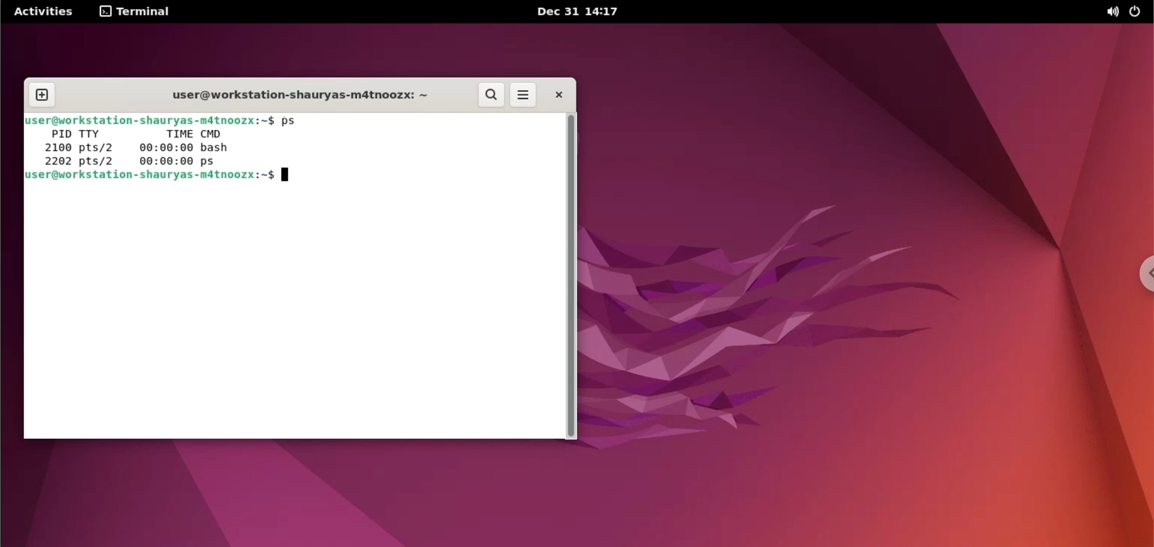 The height and width of the screenshot is (547, 1154). Describe the element at coordinates (45, 92) in the screenshot. I see `new tab` at that location.